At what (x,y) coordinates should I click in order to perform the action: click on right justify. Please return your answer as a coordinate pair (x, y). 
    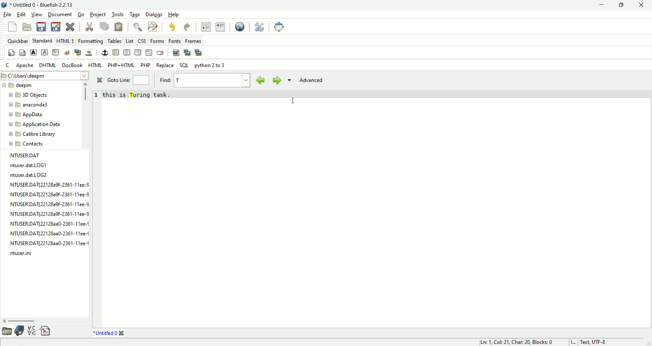
    Looking at the image, I should click on (138, 52).